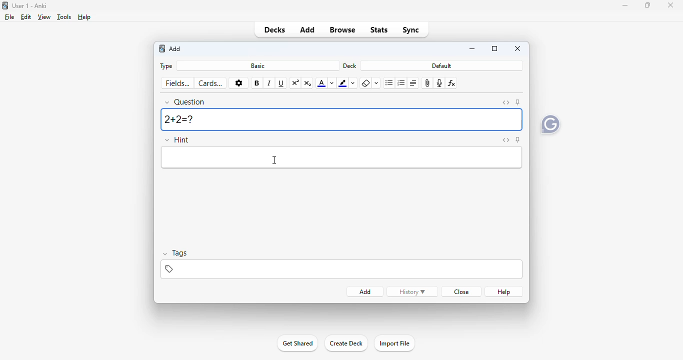 This screenshot has height=360, width=683. What do you see at coordinates (211, 83) in the screenshot?
I see `cards` at bounding box center [211, 83].